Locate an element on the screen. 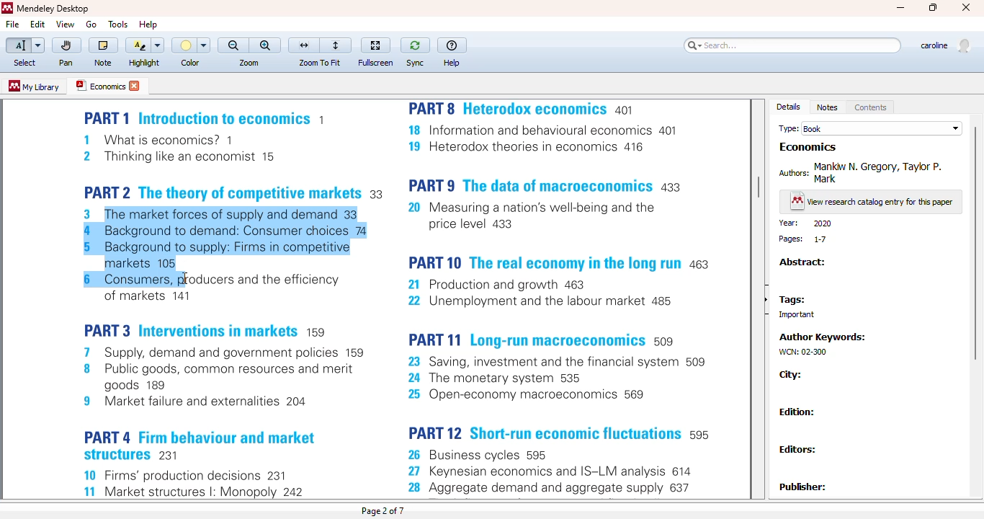 Image resolution: width=984 pixels, height=519 pixels. note is located at coordinates (103, 63).